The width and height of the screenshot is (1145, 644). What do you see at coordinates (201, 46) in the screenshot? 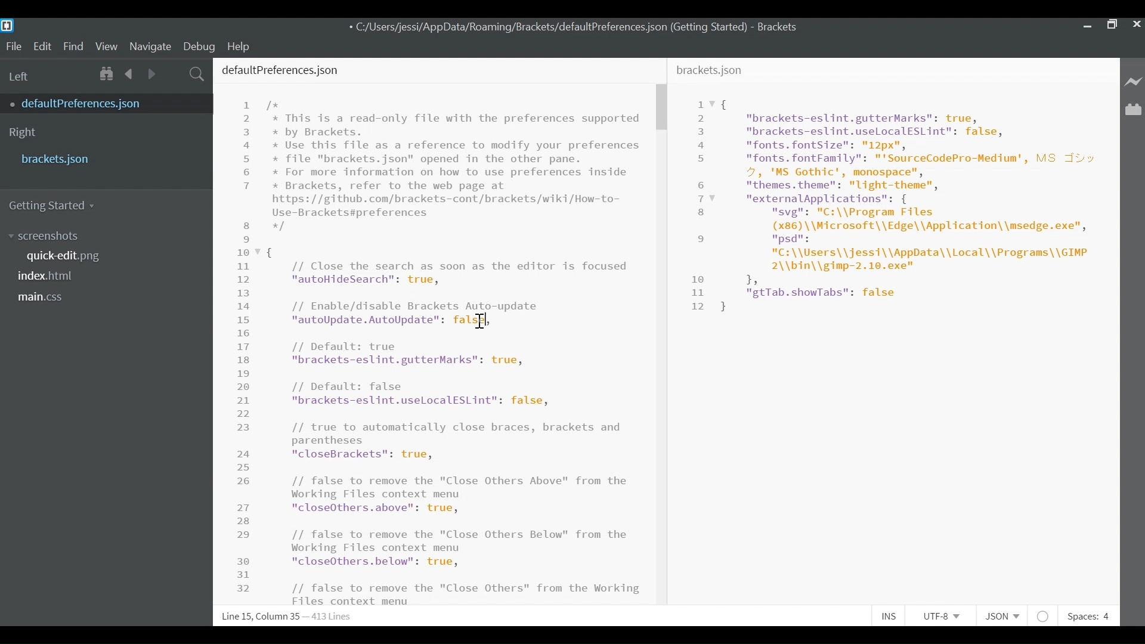
I see `Debug` at bounding box center [201, 46].